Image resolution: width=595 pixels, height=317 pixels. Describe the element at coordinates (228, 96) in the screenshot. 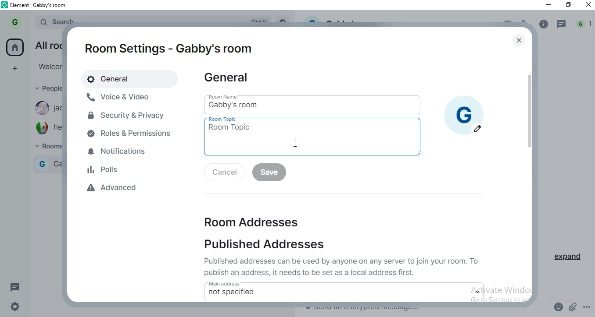

I see `room name` at that location.